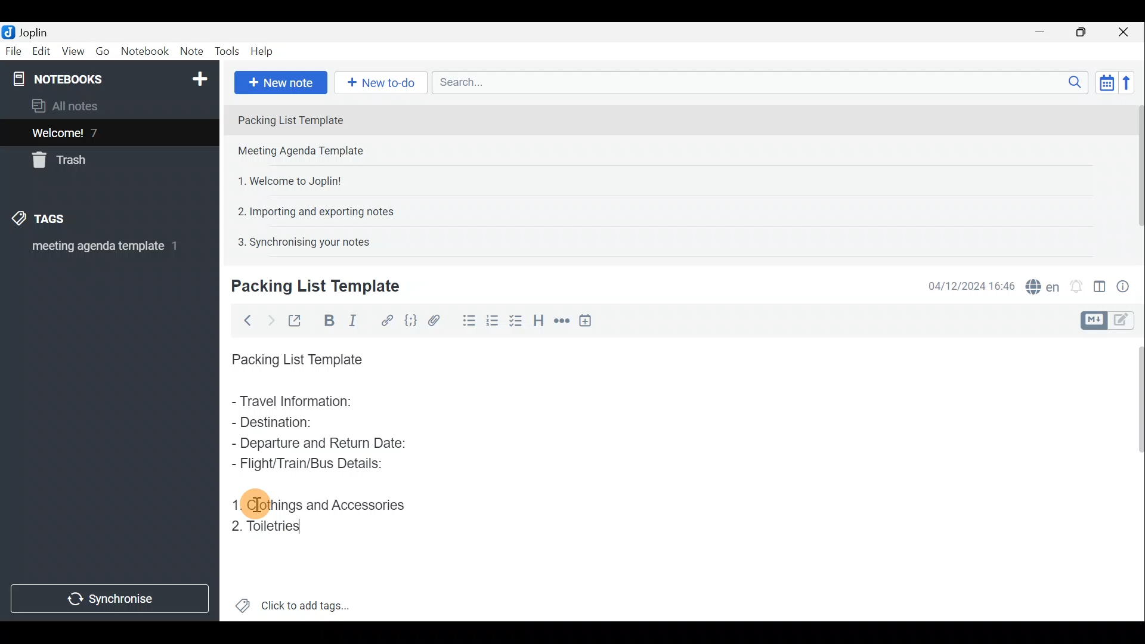 The height and width of the screenshot is (644, 1145). I want to click on Go, so click(103, 51).